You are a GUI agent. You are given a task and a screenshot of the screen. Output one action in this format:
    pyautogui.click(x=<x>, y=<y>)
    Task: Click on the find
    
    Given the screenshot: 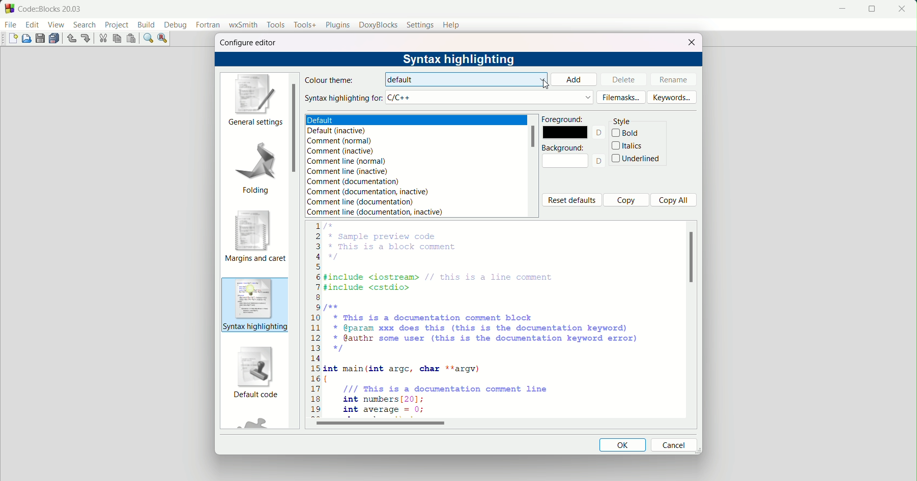 What is the action you would take?
    pyautogui.click(x=148, y=38)
    